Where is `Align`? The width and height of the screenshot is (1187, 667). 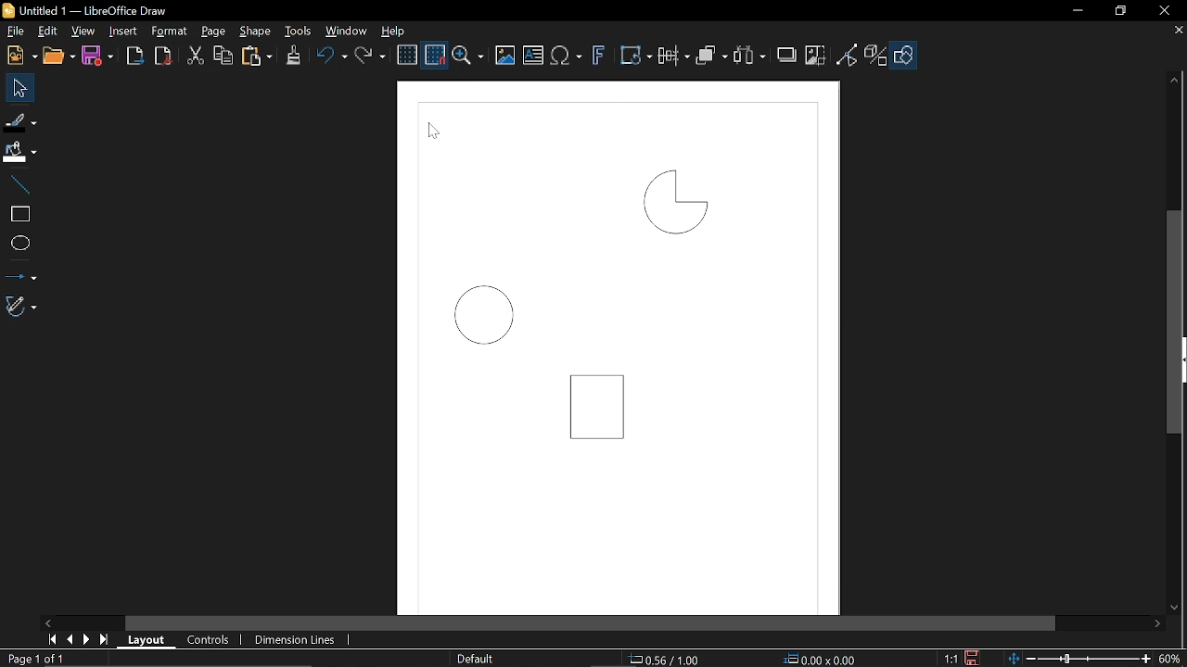
Align is located at coordinates (673, 58).